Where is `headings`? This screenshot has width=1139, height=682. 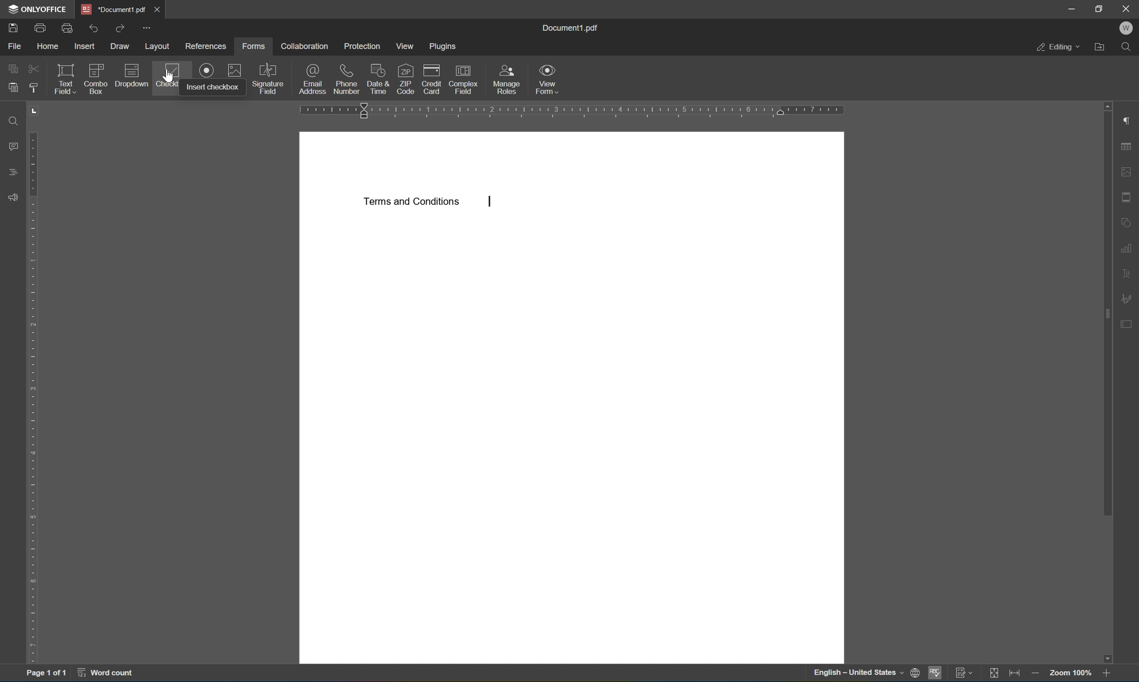 headings is located at coordinates (13, 171).